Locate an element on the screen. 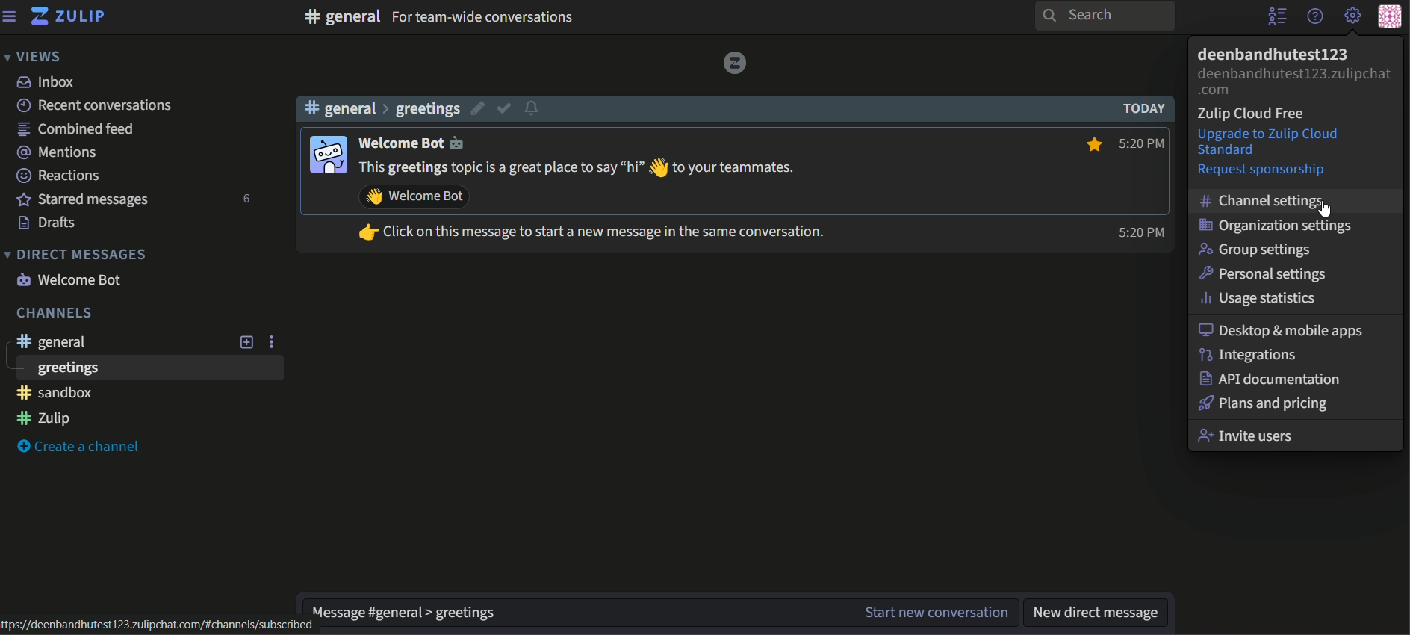  general is located at coordinates (341, 16).